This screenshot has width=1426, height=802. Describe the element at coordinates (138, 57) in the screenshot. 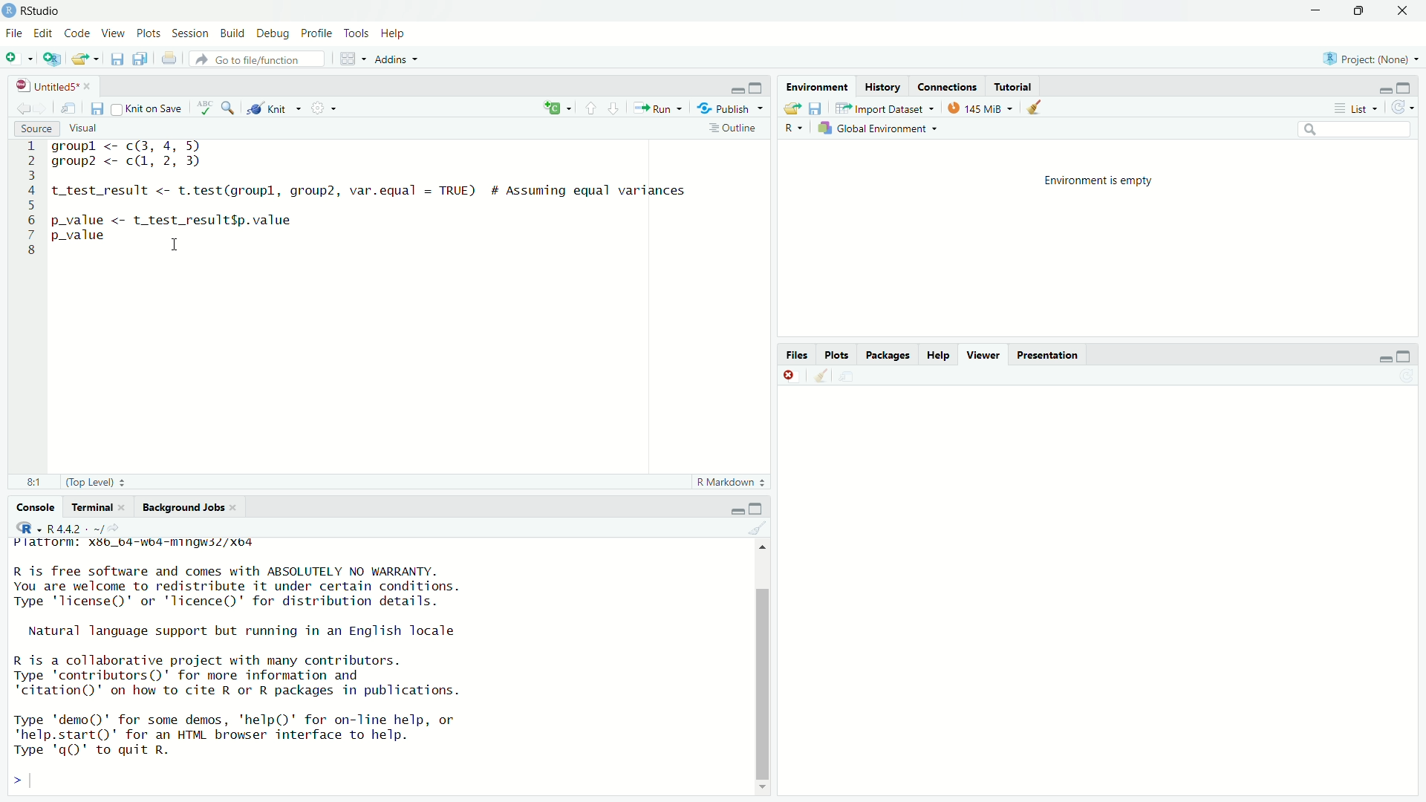

I see `save all open document` at that location.